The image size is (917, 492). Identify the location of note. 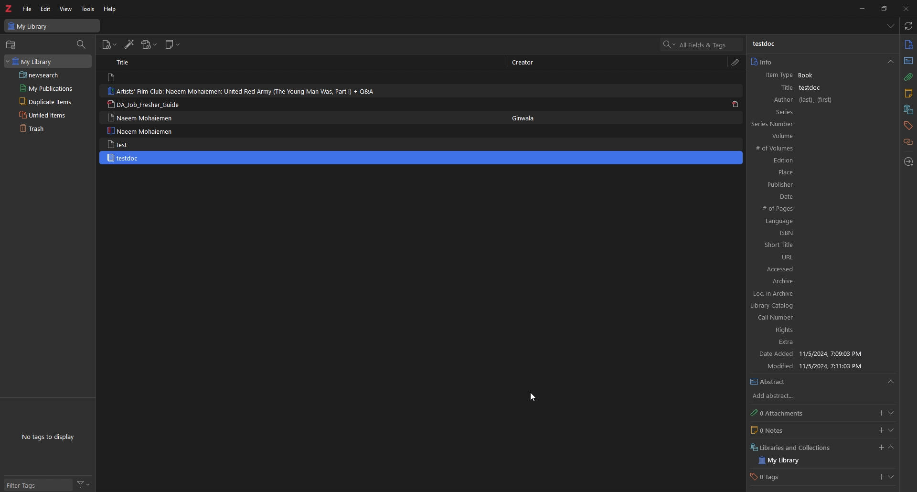
(908, 95).